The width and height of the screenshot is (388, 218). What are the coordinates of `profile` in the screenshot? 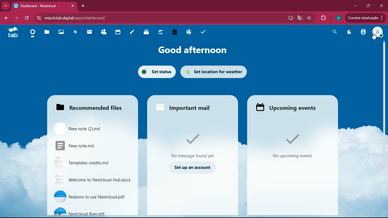 It's located at (377, 33).